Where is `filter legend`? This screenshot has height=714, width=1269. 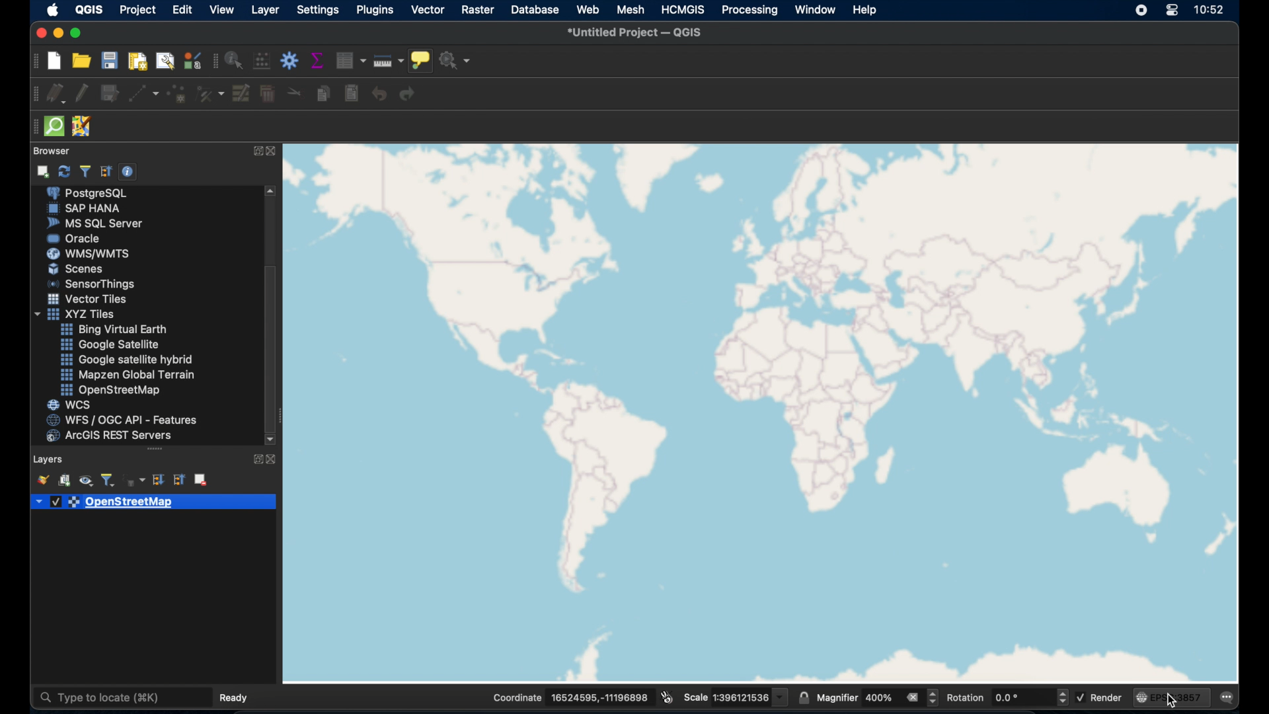
filter legend is located at coordinates (109, 479).